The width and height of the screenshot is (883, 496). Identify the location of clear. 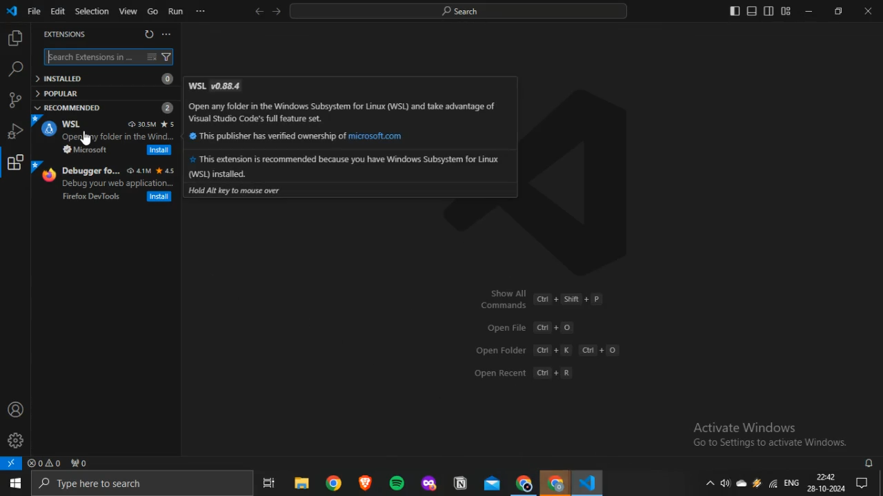
(151, 56).